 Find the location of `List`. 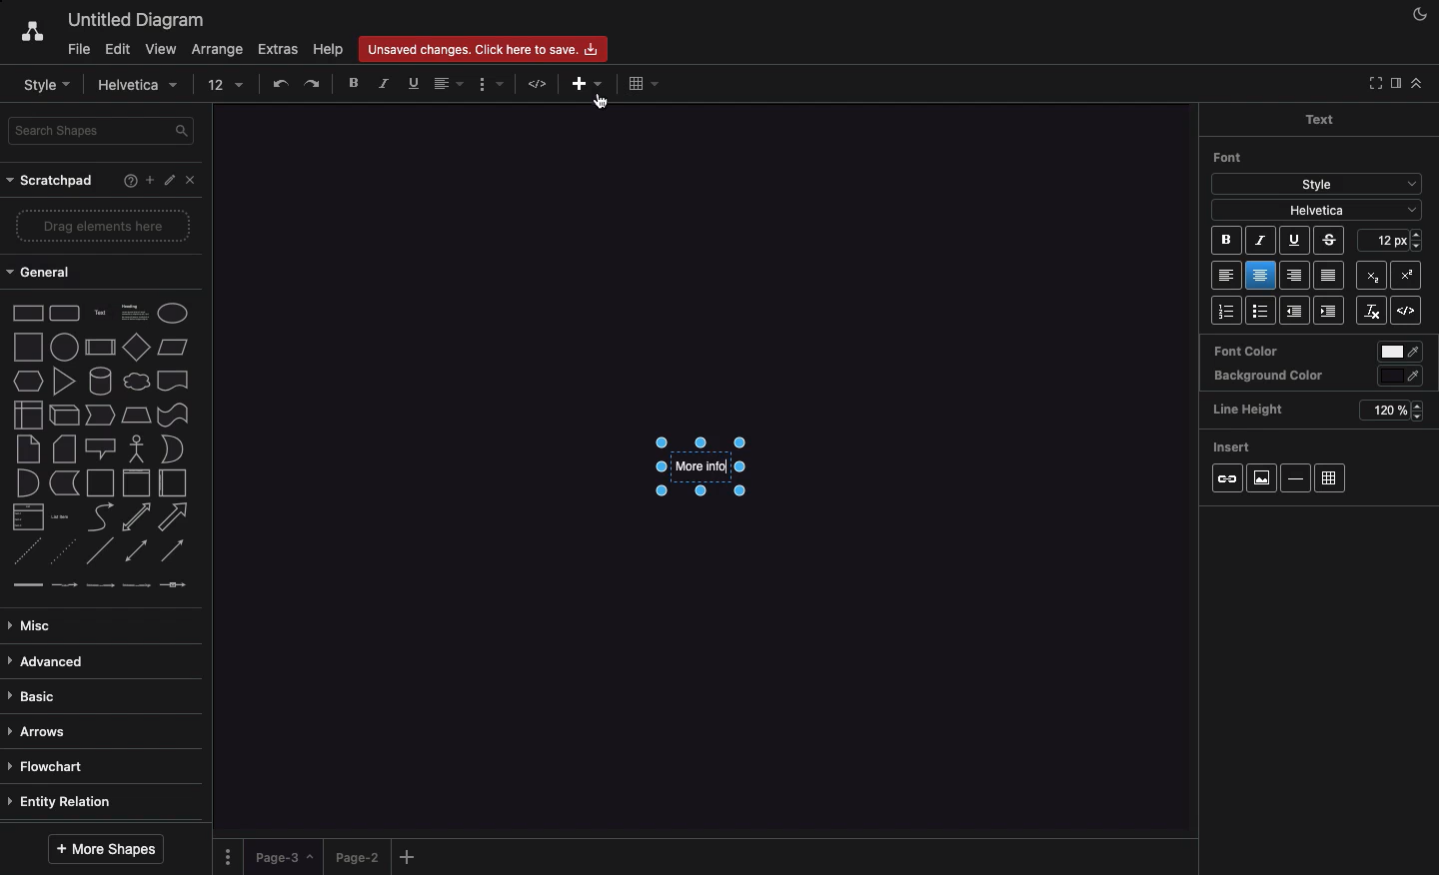

List is located at coordinates (1225, 311).